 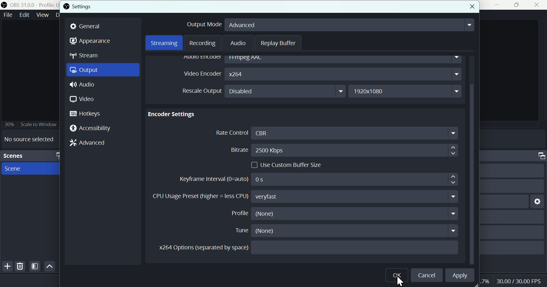 What do you see at coordinates (539, 156) in the screenshot?
I see `` at bounding box center [539, 156].